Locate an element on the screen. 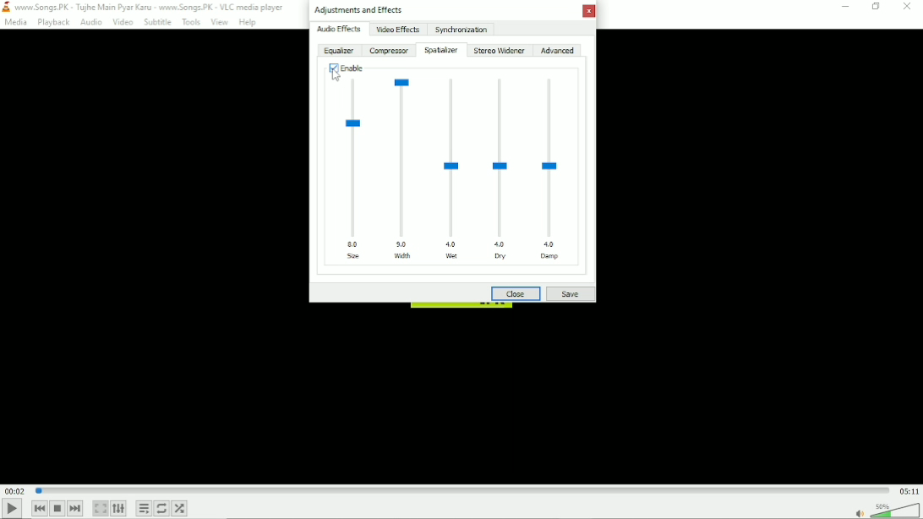 Image resolution: width=923 pixels, height=519 pixels. Subtitle is located at coordinates (157, 22).